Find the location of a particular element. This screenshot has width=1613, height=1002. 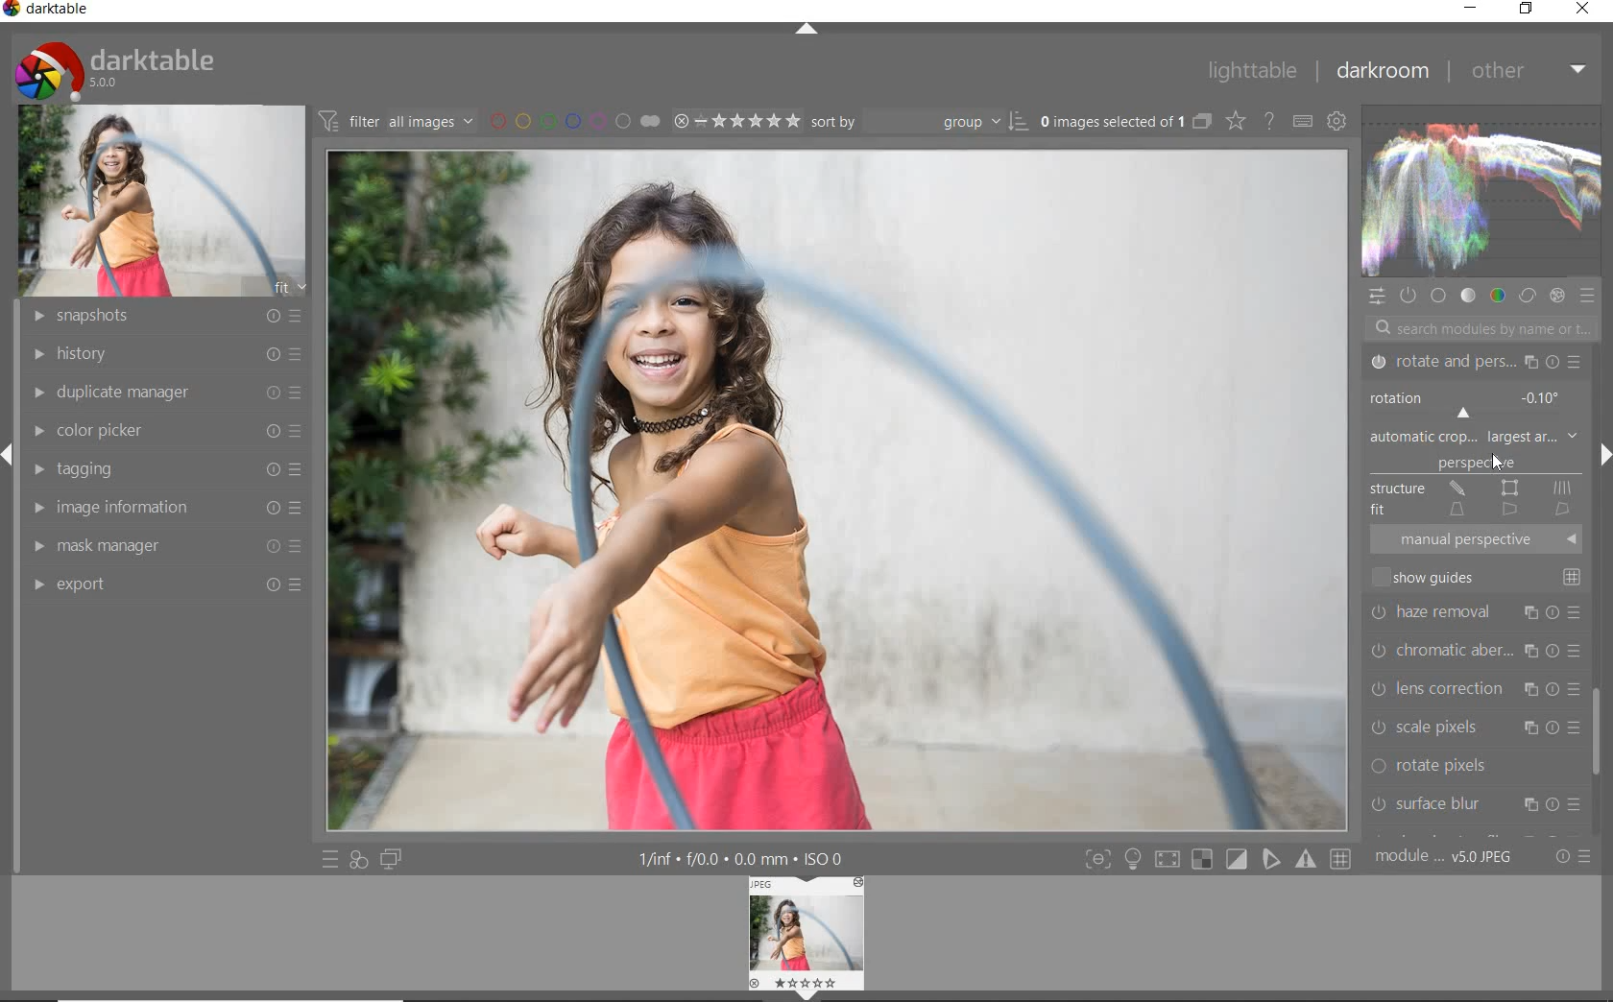

darkroom is located at coordinates (1384, 69).